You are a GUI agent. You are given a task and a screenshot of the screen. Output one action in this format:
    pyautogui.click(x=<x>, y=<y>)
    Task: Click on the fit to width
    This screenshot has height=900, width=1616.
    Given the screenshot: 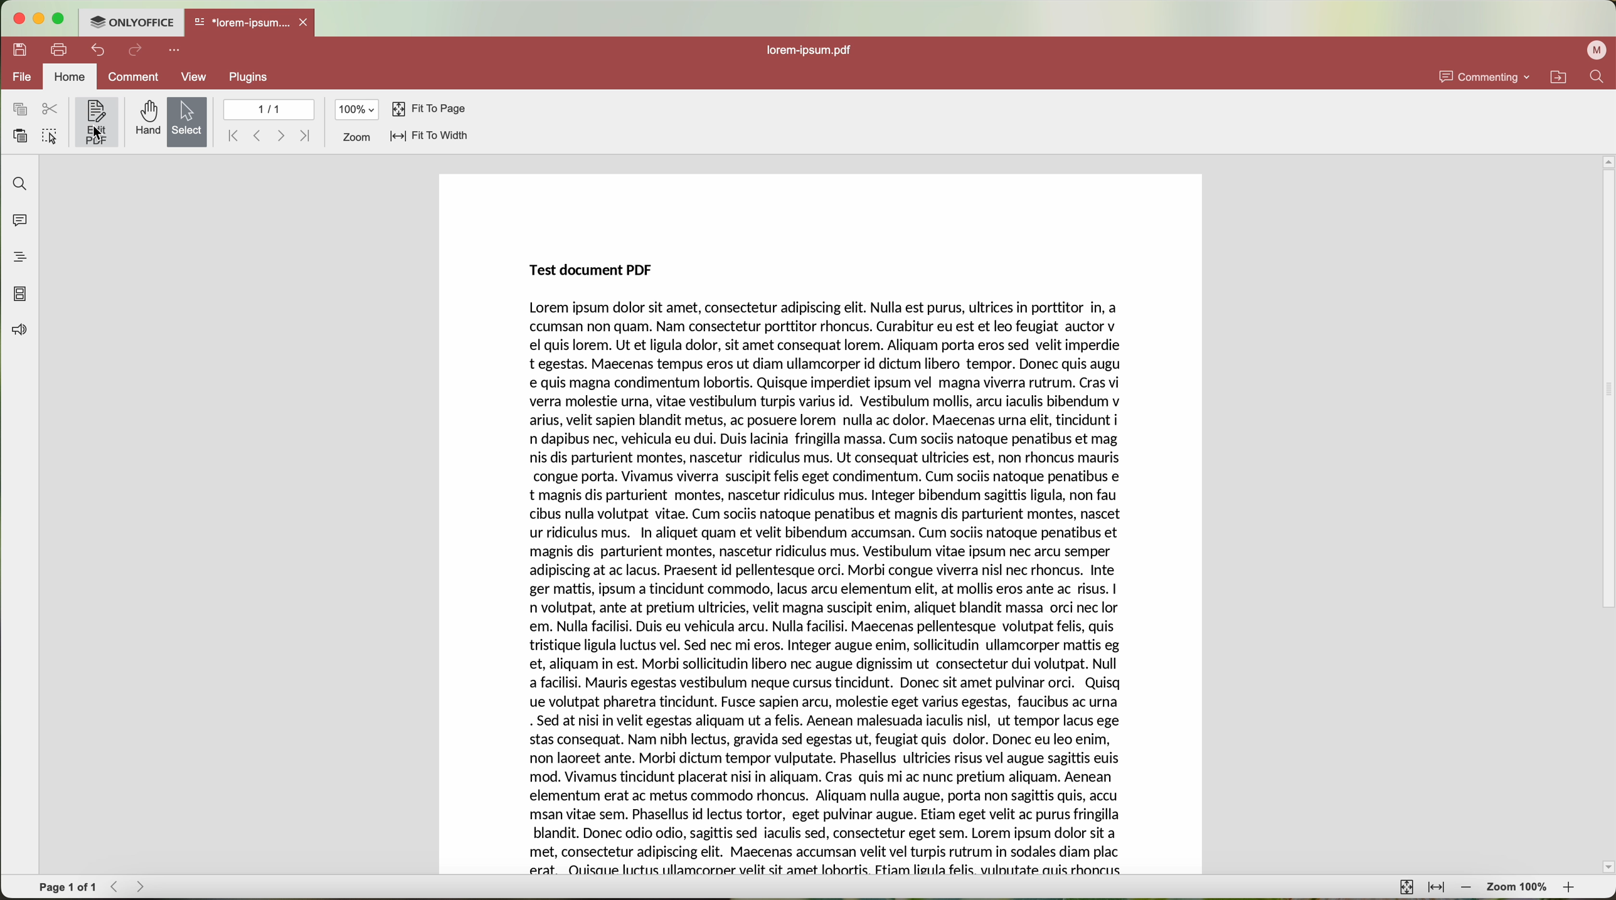 What is the action you would take?
    pyautogui.click(x=431, y=135)
    